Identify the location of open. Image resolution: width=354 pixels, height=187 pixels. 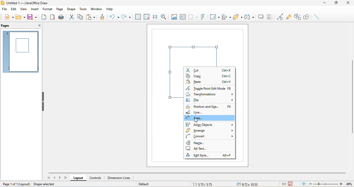
(20, 17).